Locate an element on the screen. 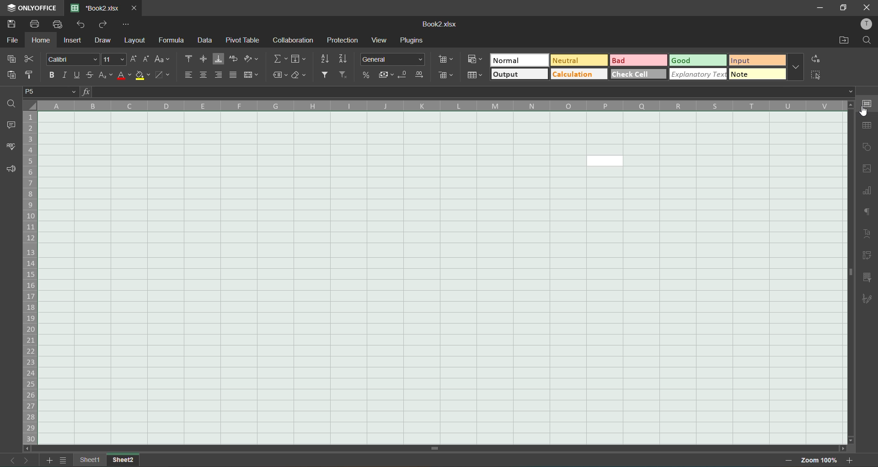 The image size is (878, 467). print is located at coordinates (37, 25).